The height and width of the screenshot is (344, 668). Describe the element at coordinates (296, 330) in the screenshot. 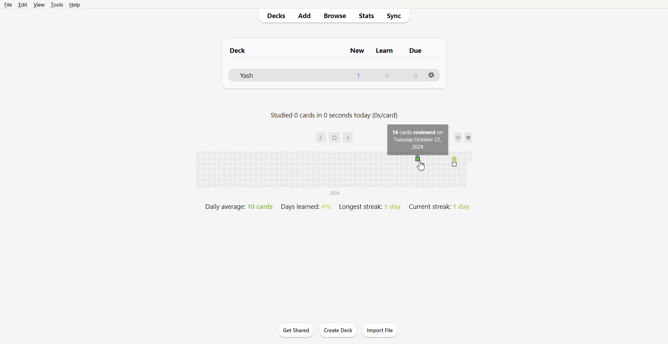

I see `Get Shared` at that location.